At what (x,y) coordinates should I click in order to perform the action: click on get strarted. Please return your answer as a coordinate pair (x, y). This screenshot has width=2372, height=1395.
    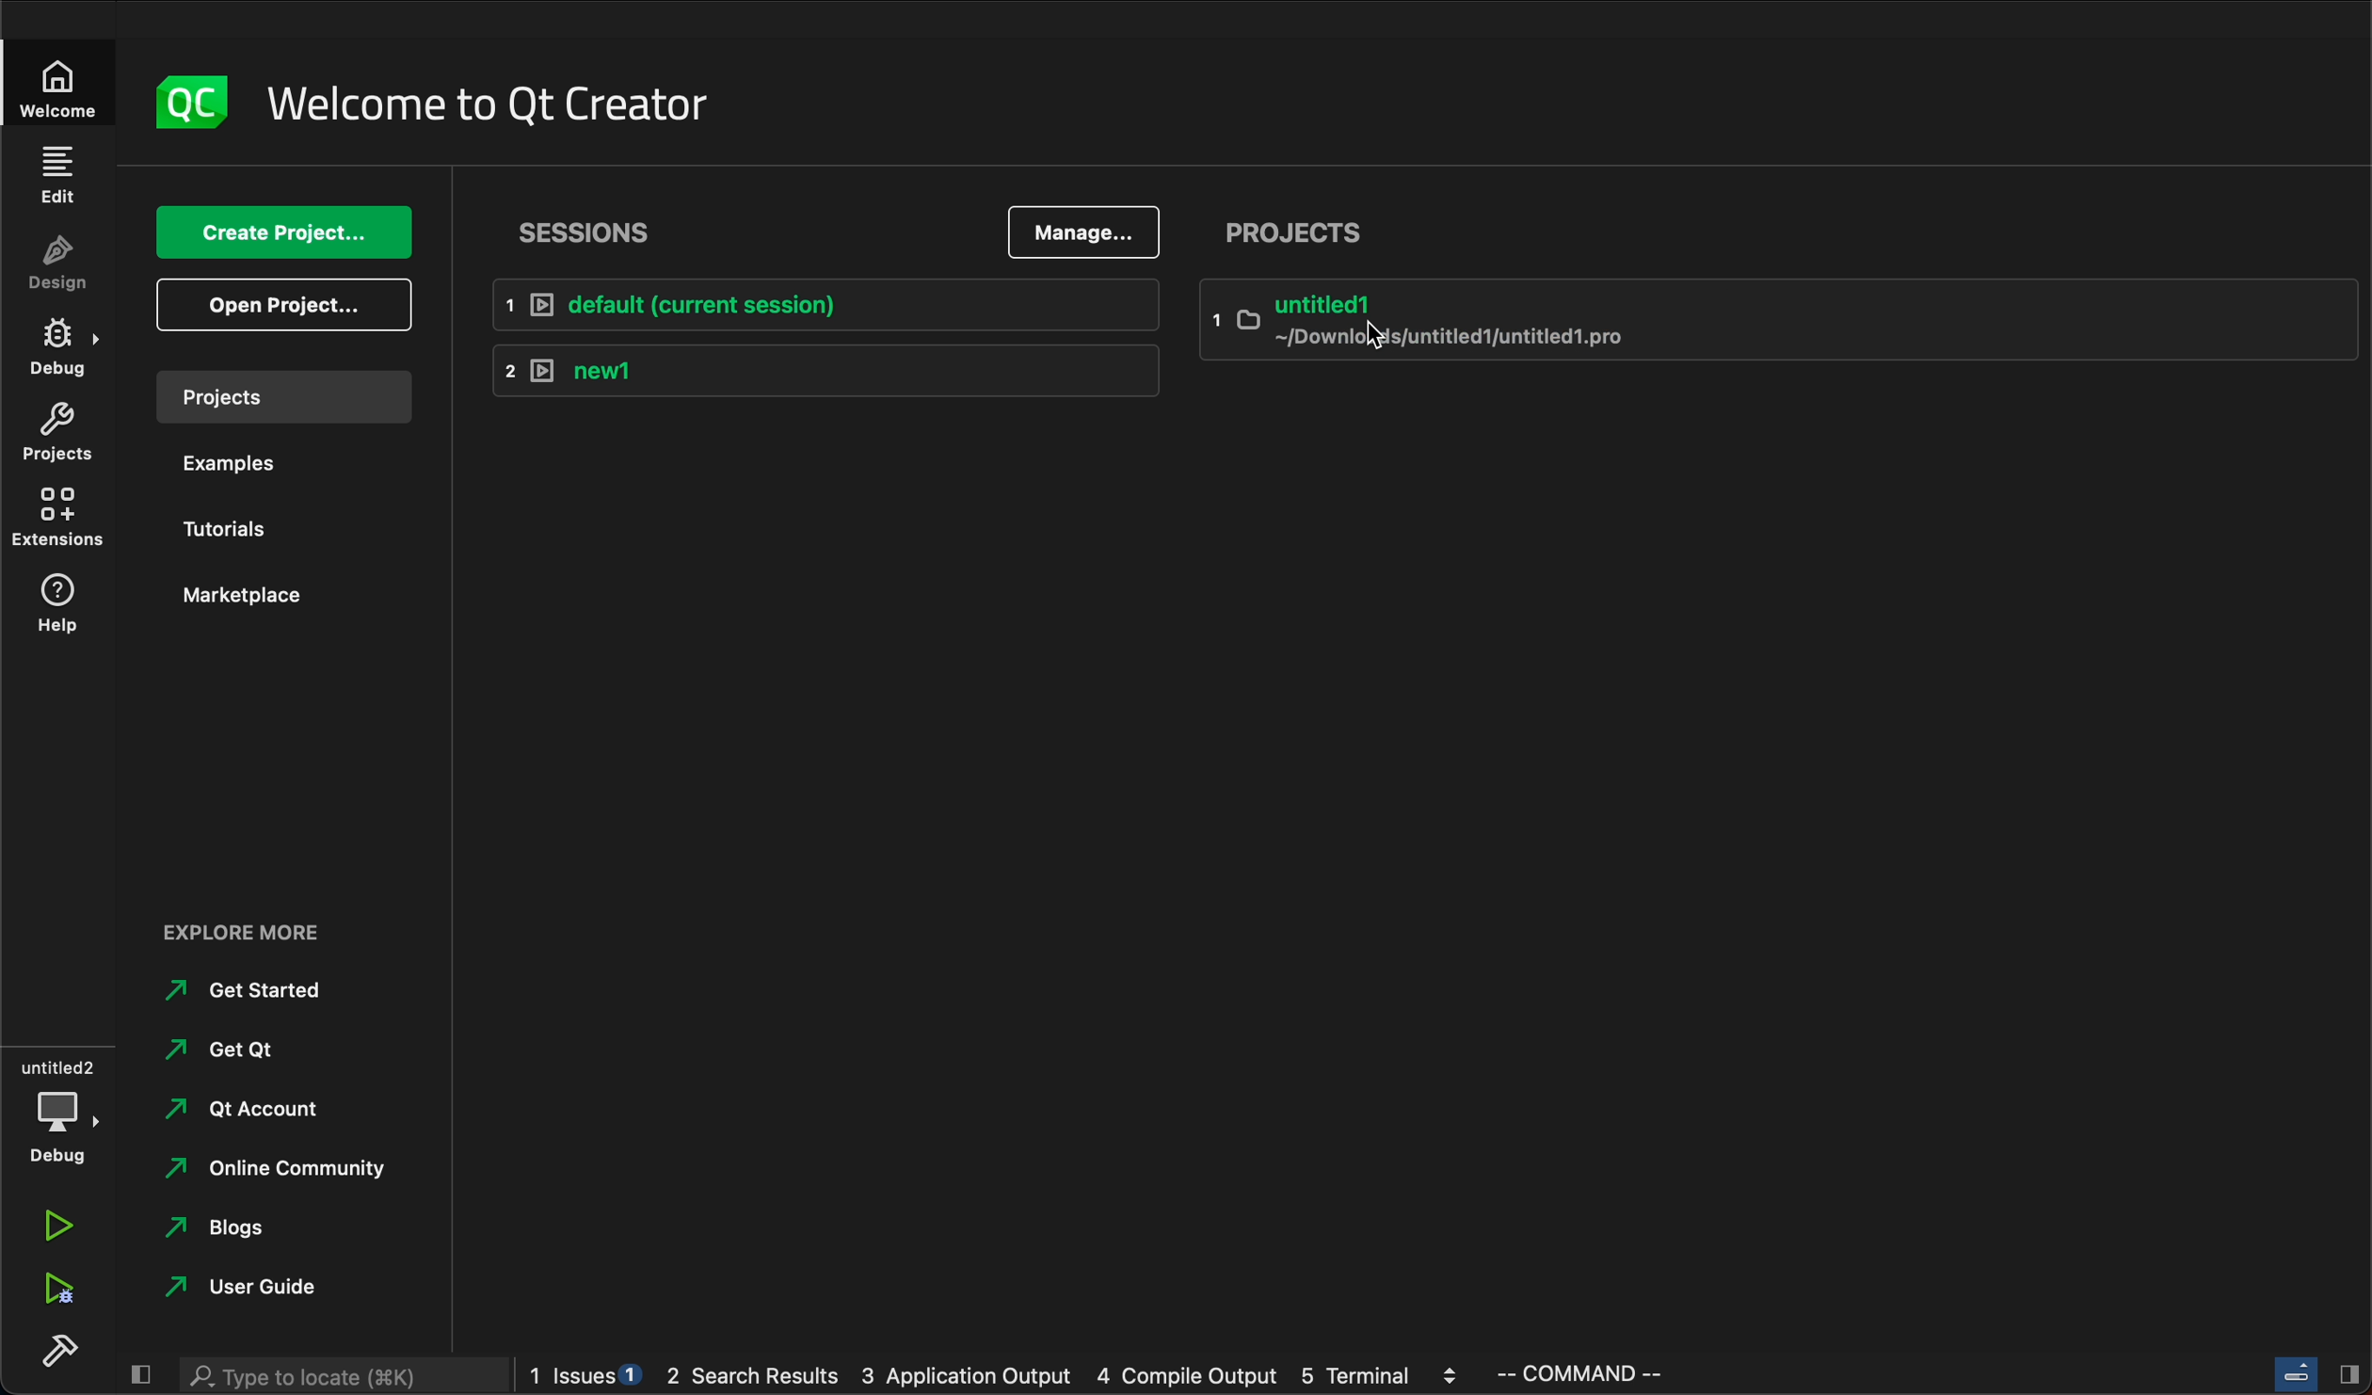
    Looking at the image, I should click on (254, 989).